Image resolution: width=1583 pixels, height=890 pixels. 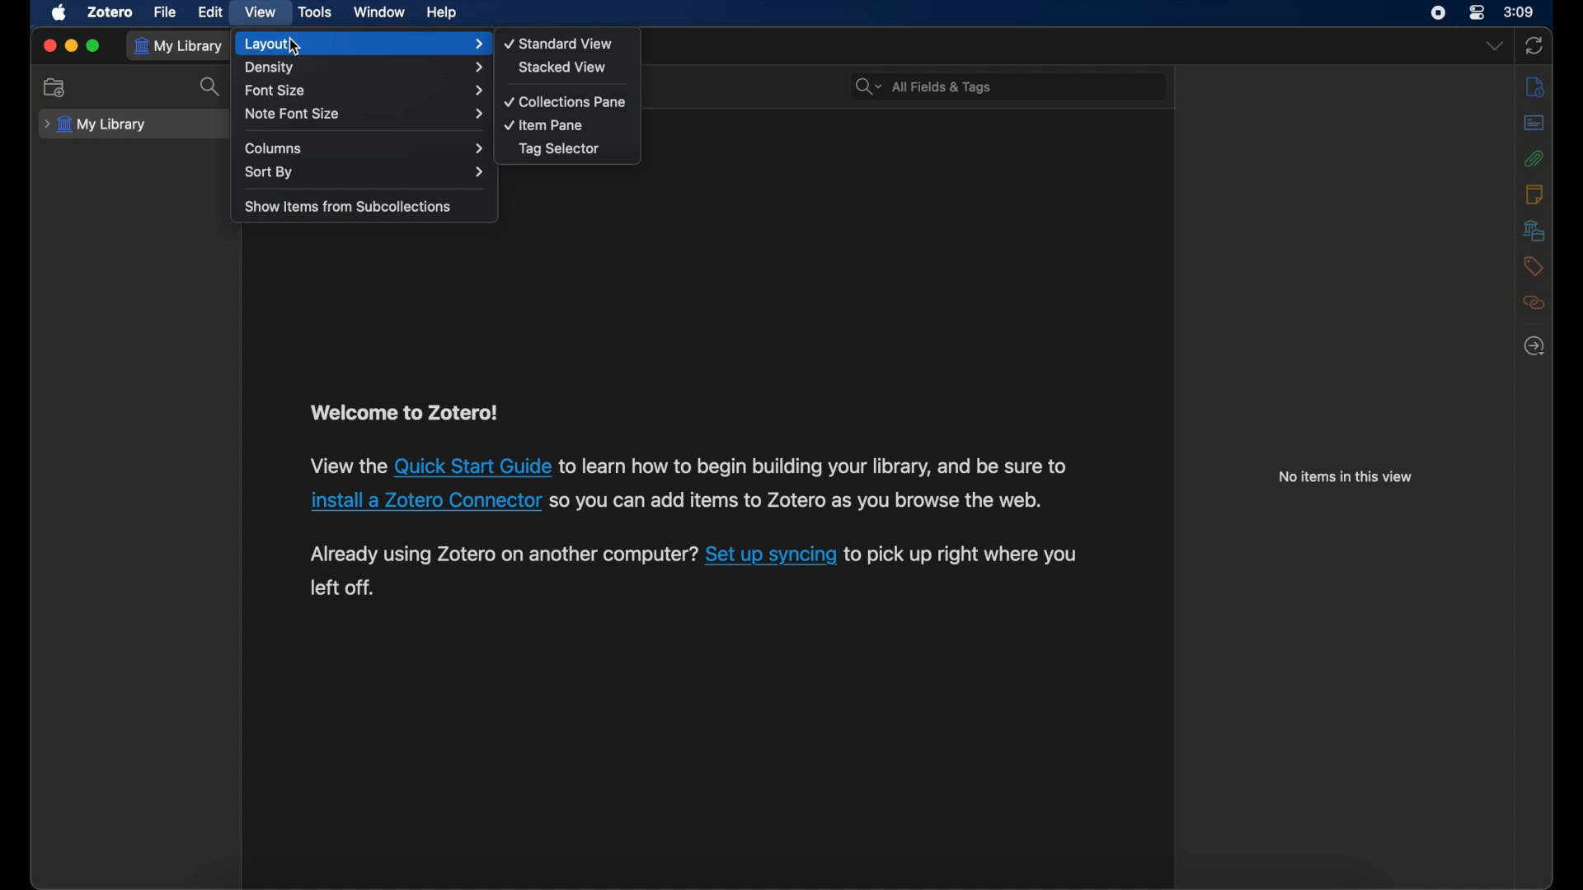 What do you see at coordinates (209, 12) in the screenshot?
I see `edit` at bounding box center [209, 12].